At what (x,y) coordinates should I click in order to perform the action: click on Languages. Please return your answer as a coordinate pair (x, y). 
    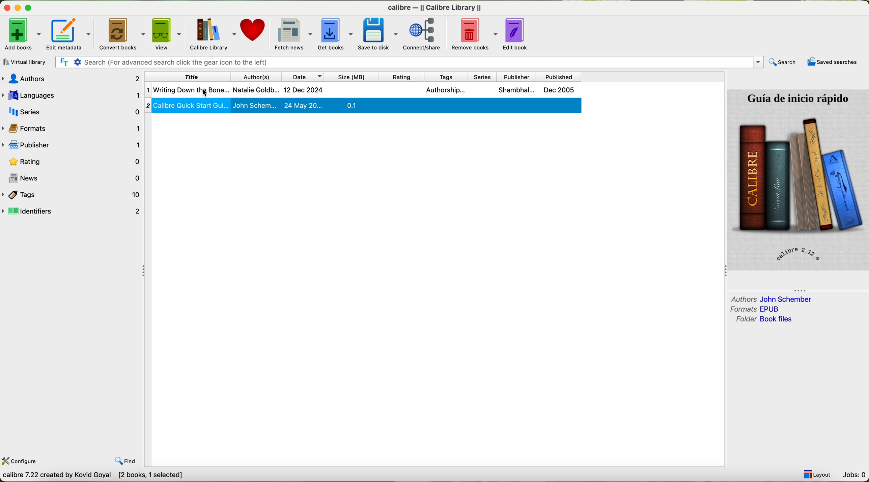
    Looking at the image, I should click on (74, 96).